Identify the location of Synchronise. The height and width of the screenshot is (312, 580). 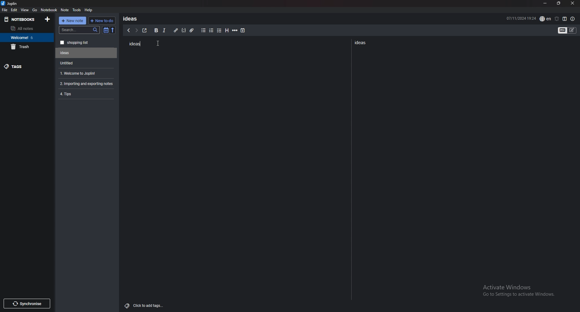
(27, 304).